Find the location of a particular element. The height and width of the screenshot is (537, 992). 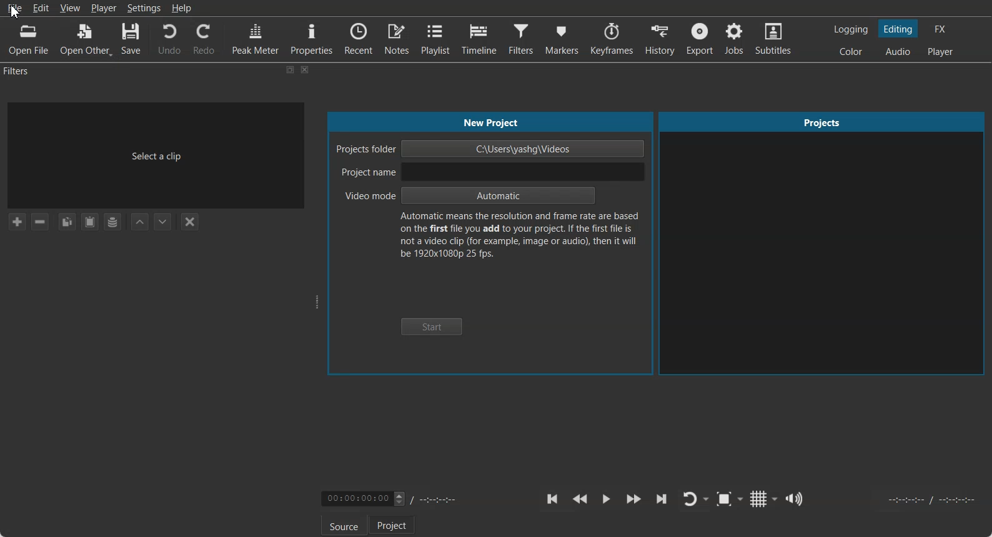

Switching to the logging layout is located at coordinates (851, 29).